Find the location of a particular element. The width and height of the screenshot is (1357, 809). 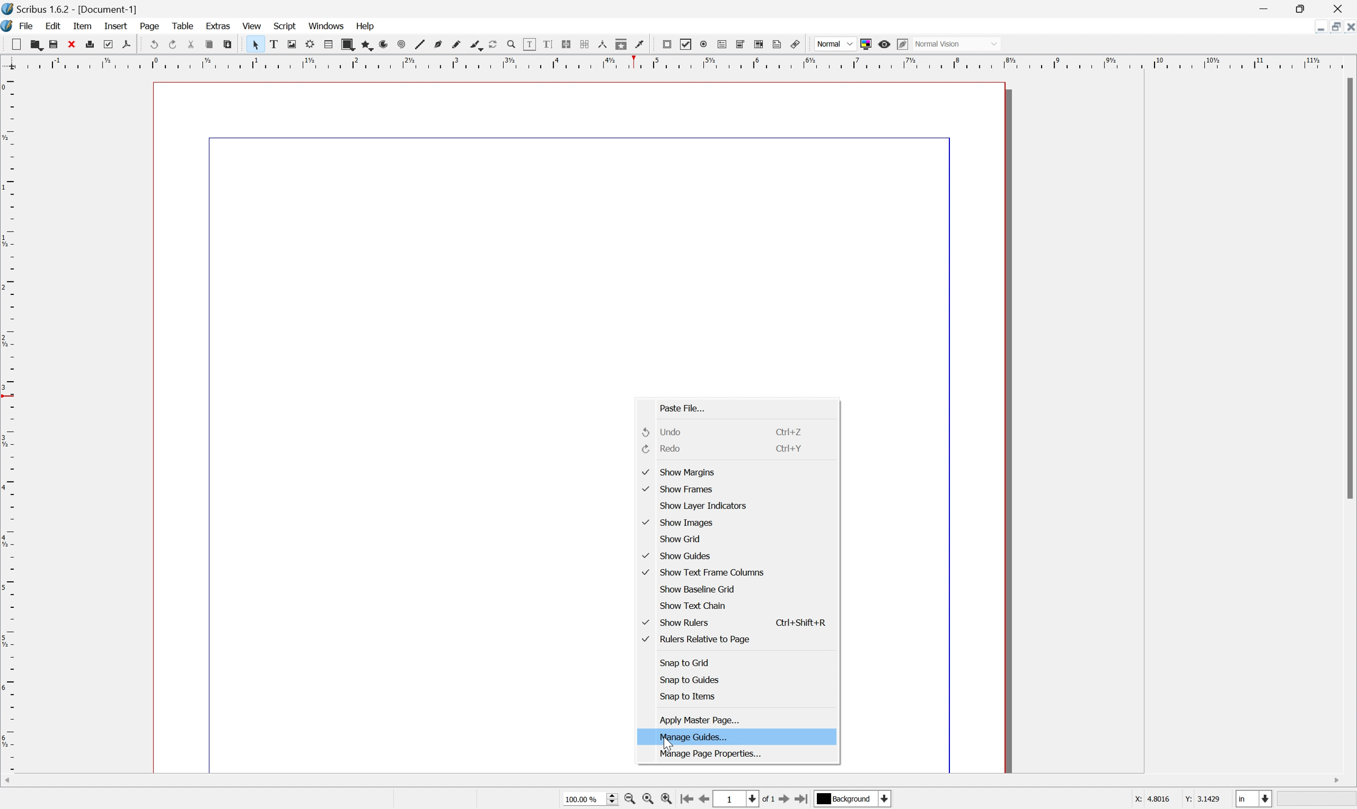

restore down is located at coordinates (1331, 27).